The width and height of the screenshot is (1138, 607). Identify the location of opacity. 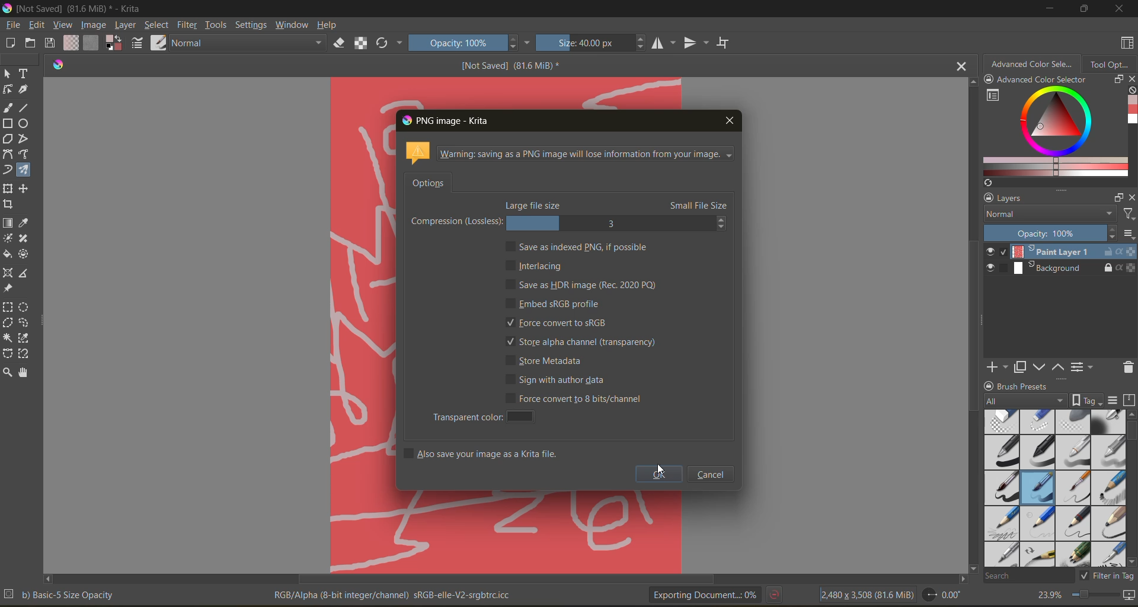
(468, 42).